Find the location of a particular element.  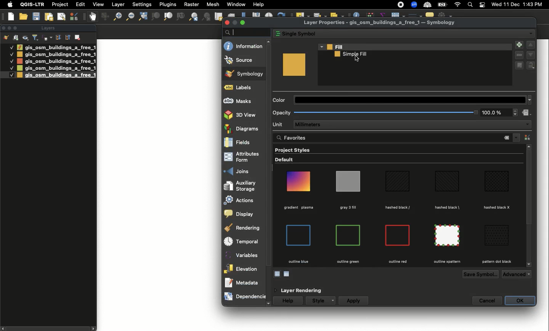

Rendering is located at coordinates (244, 228).